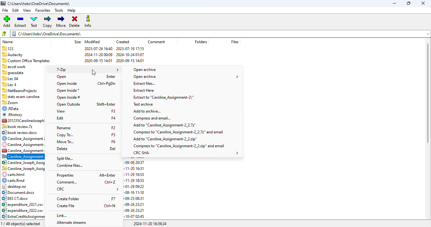  What do you see at coordinates (111, 76) in the screenshot?
I see `shortcut for open` at bounding box center [111, 76].